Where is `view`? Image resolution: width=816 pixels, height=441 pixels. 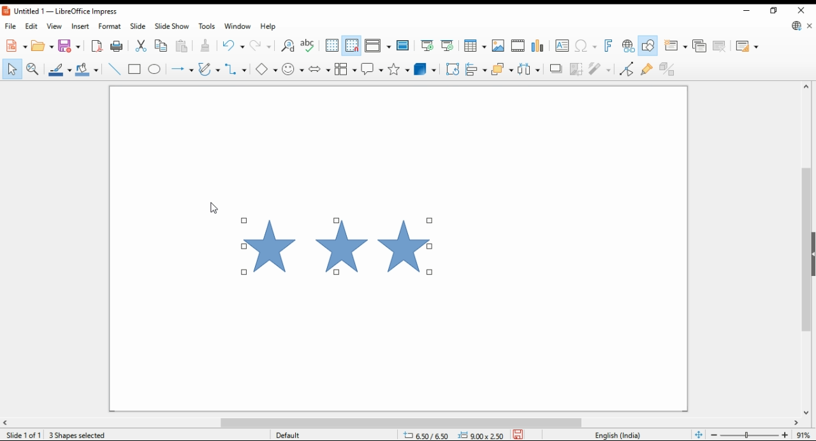 view is located at coordinates (55, 26).